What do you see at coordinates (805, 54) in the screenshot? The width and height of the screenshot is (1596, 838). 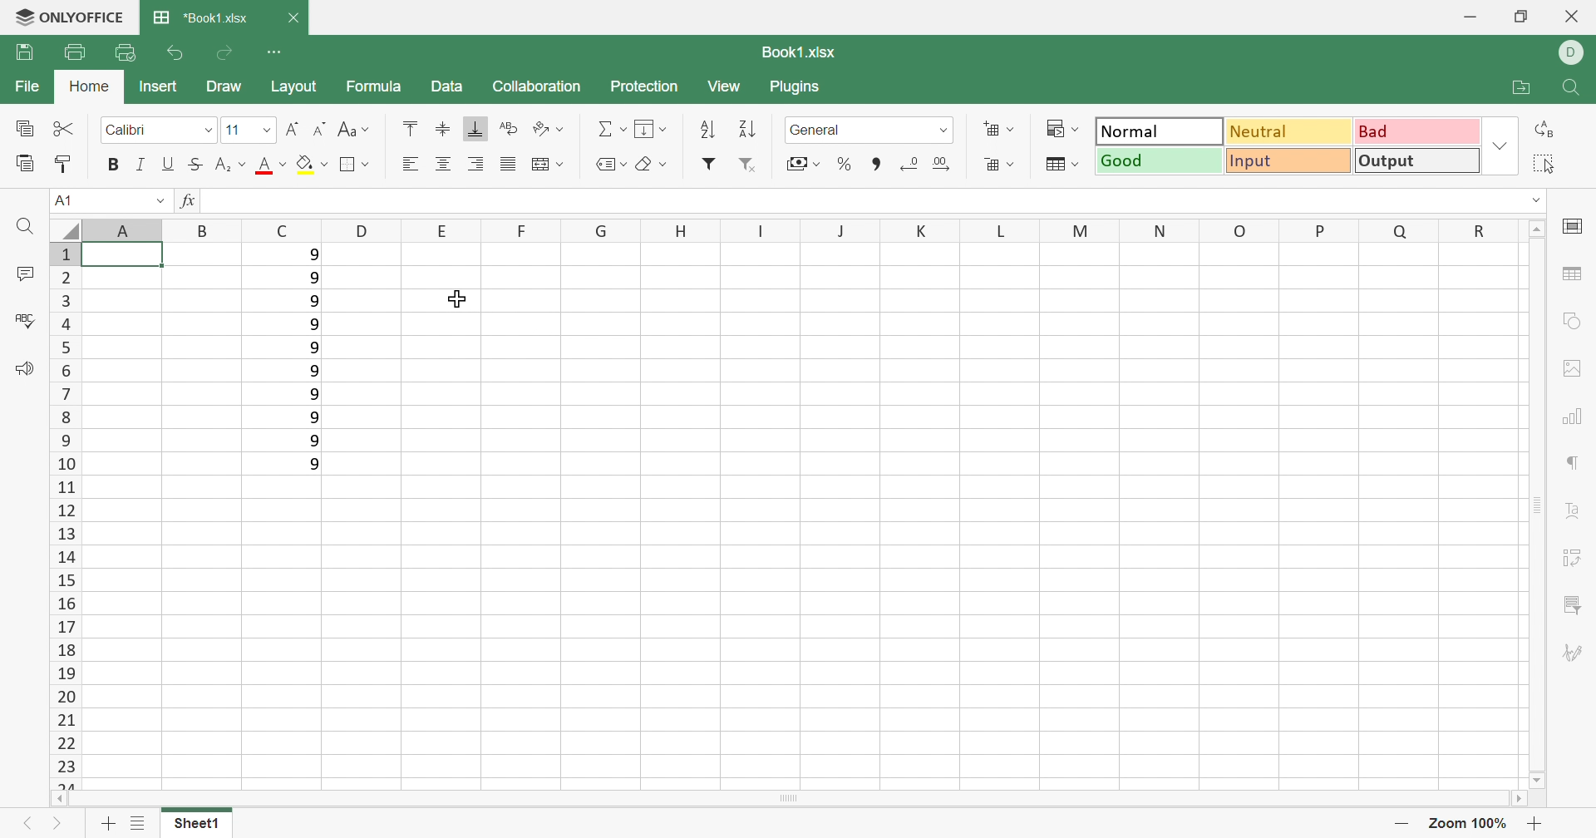 I see `Book1.xlsx` at bounding box center [805, 54].